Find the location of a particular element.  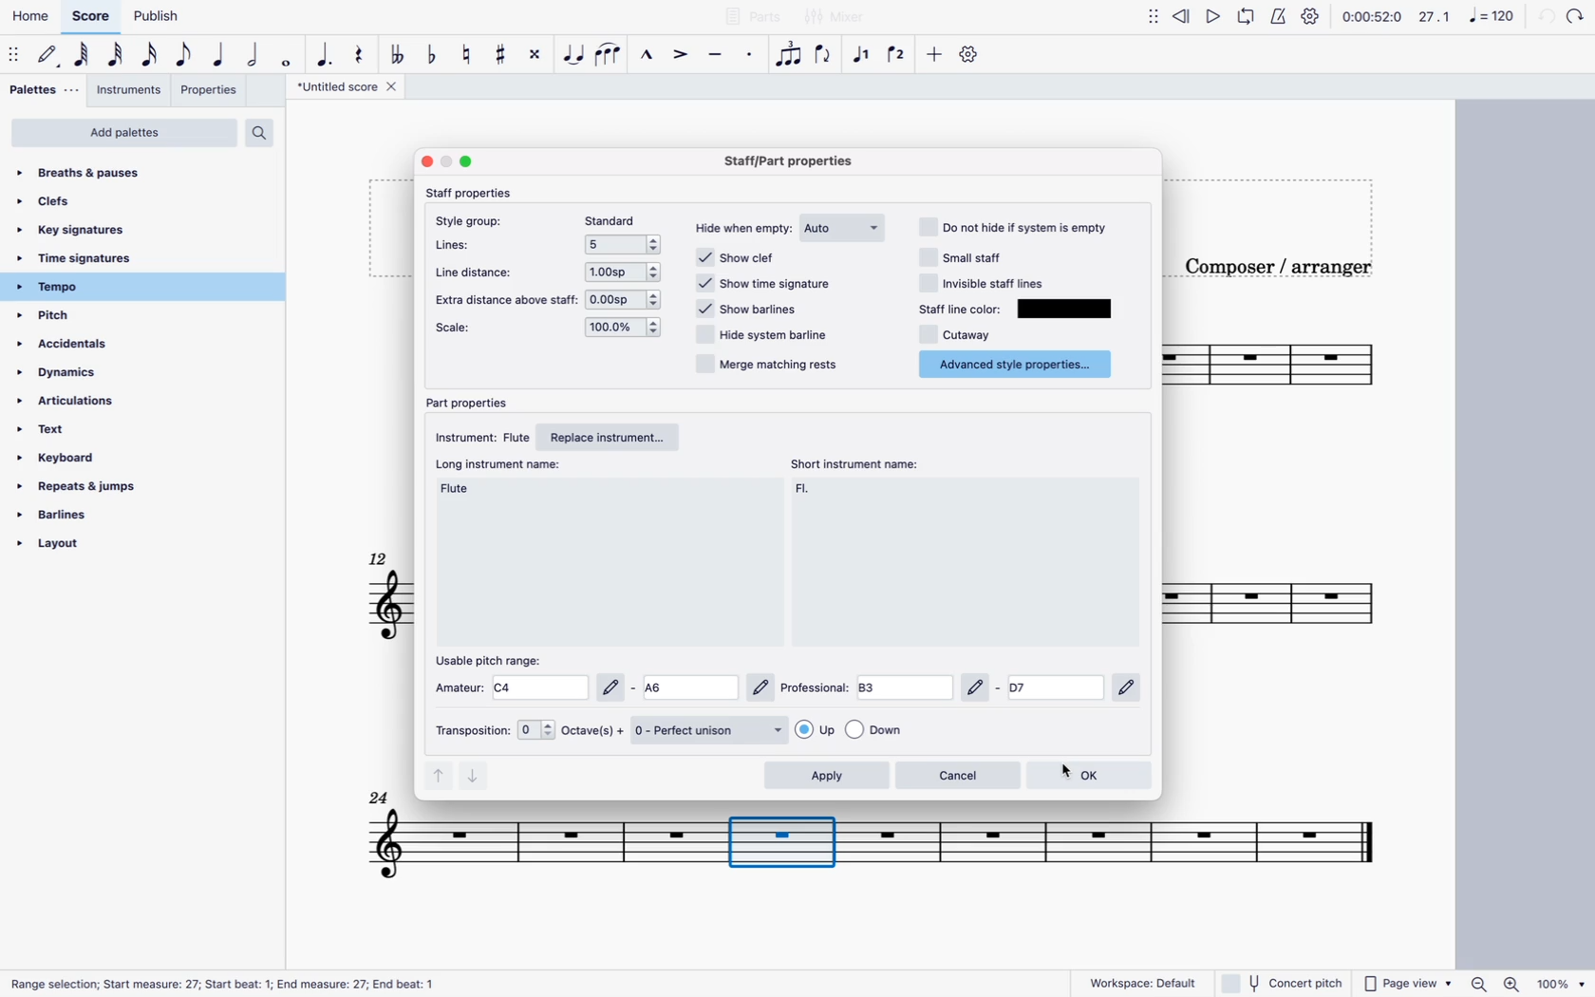

scale is located at coordinates (480, 331).